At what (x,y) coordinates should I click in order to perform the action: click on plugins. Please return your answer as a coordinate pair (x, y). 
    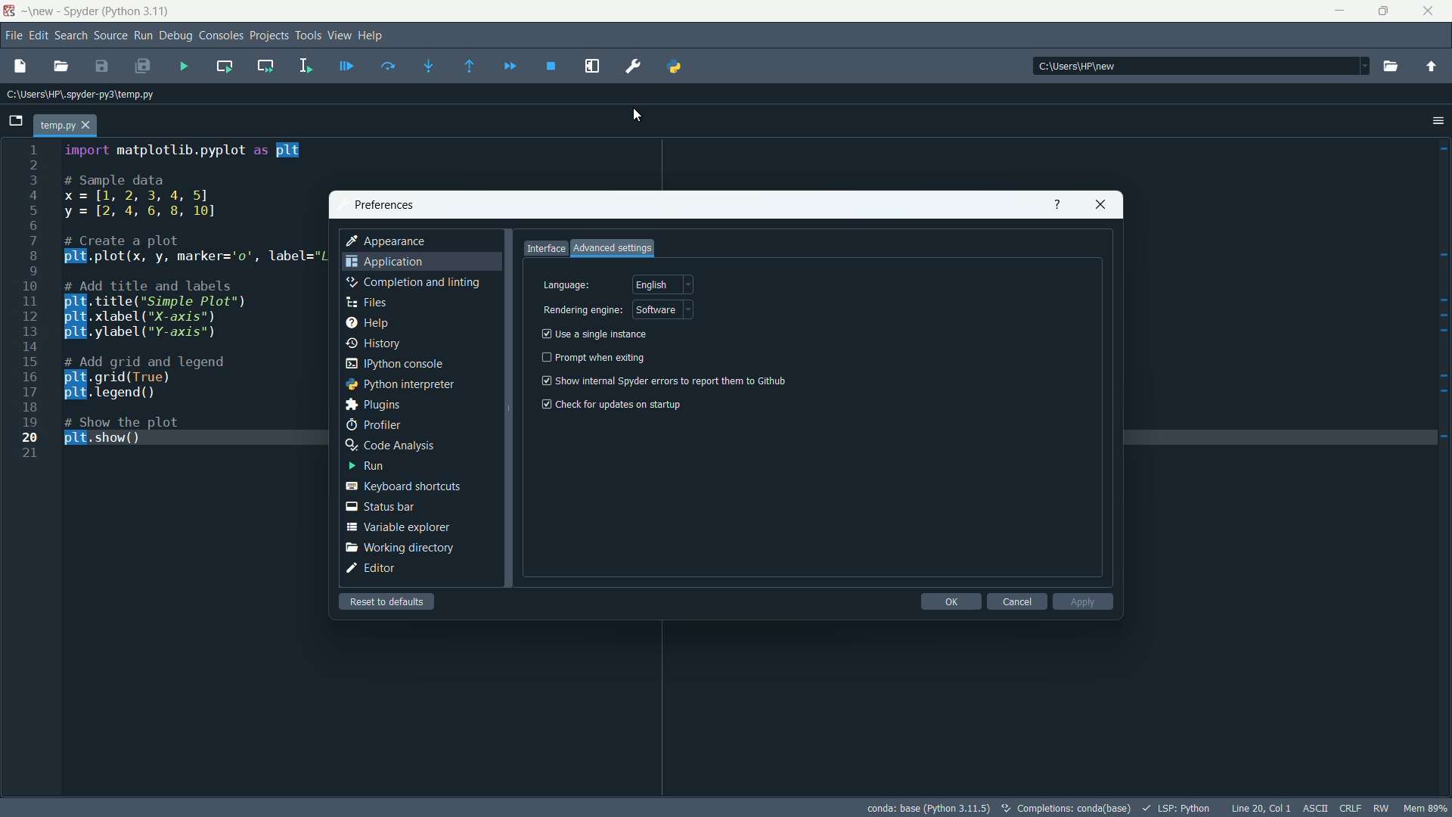
    Looking at the image, I should click on (375, 405).